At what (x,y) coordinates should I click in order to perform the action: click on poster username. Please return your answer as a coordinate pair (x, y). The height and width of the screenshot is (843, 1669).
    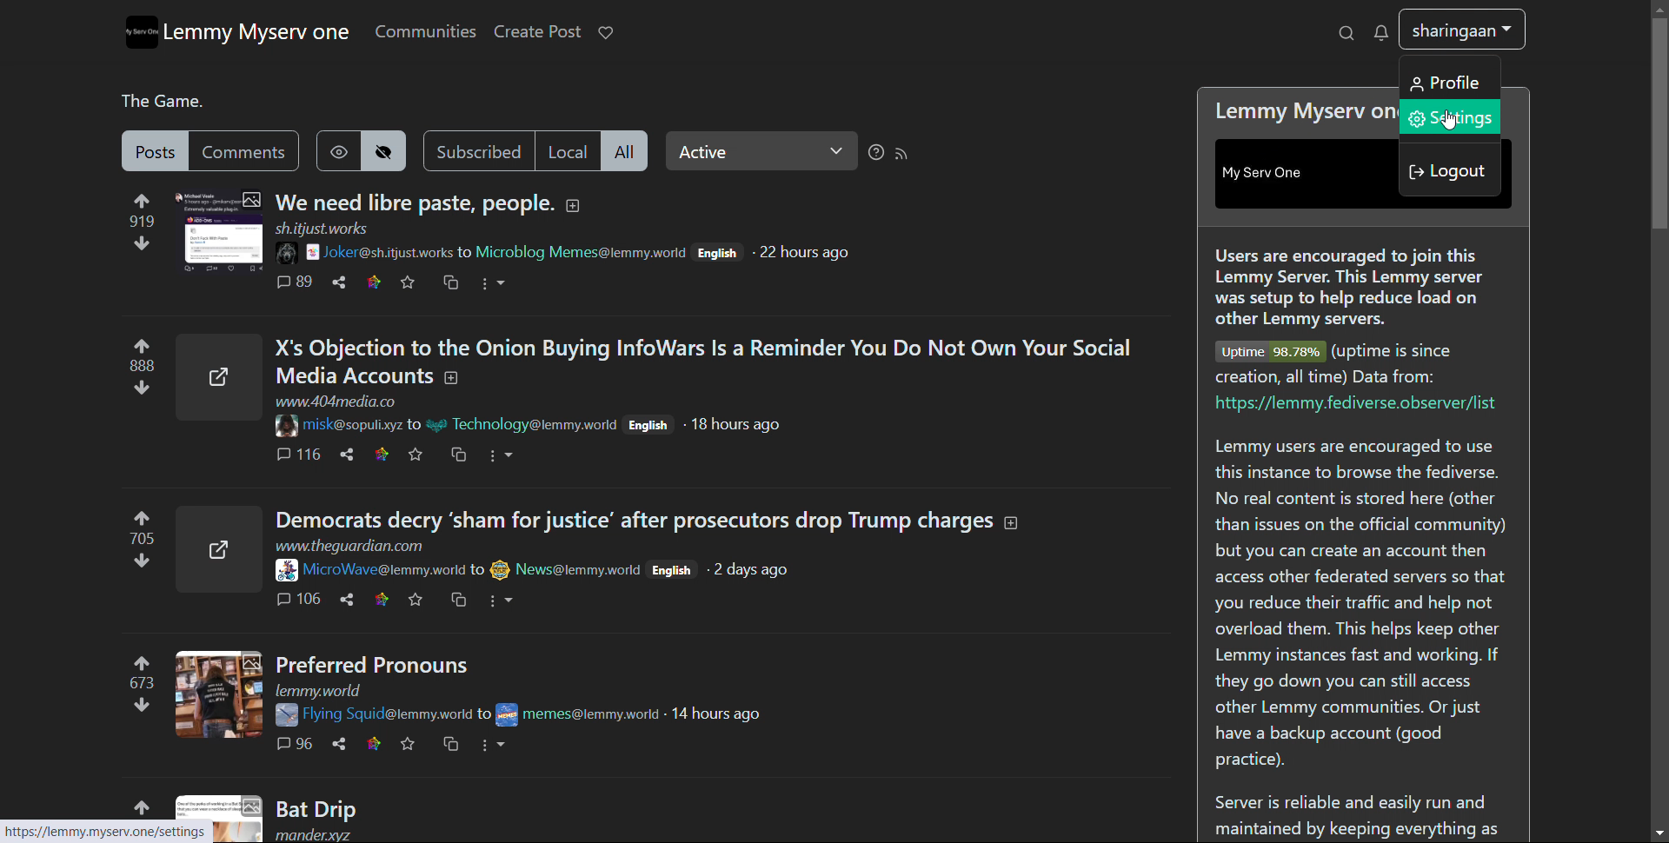
    Looking at the image, I should click on (384, 714).